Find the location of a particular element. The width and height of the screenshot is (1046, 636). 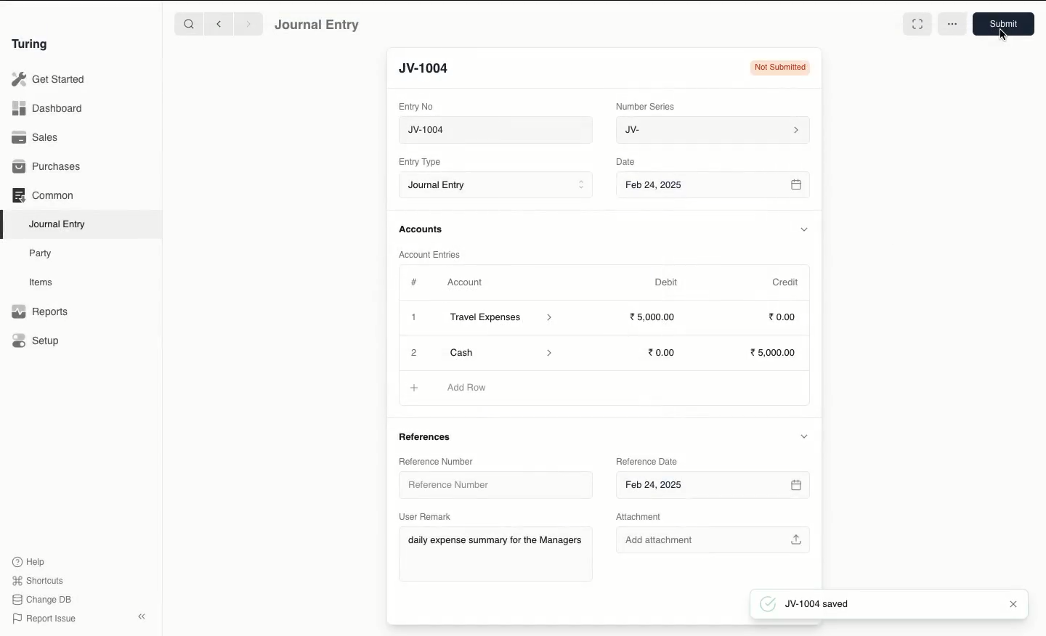

Date is located at coordinates (628, 161).